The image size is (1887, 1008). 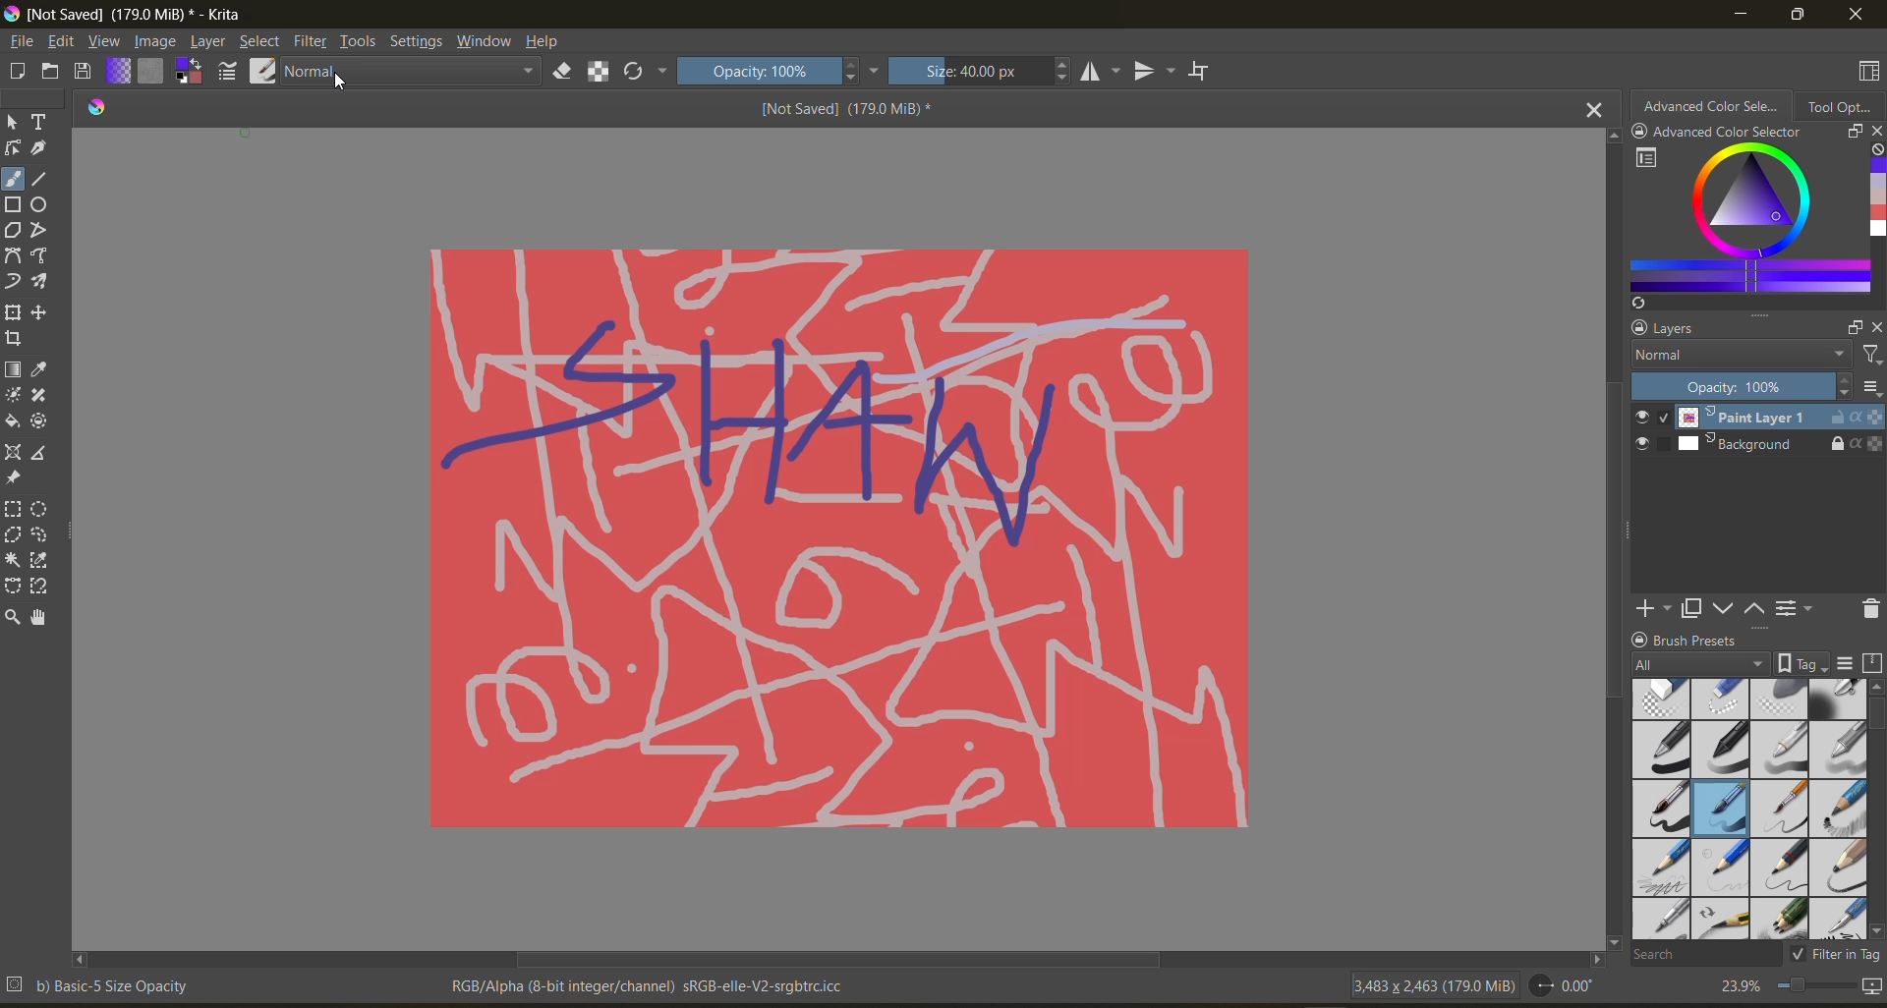 What do you see at coordinates (1756, 608) in the screenshot?
I see `mask up` at bounding box center [1756, 608].